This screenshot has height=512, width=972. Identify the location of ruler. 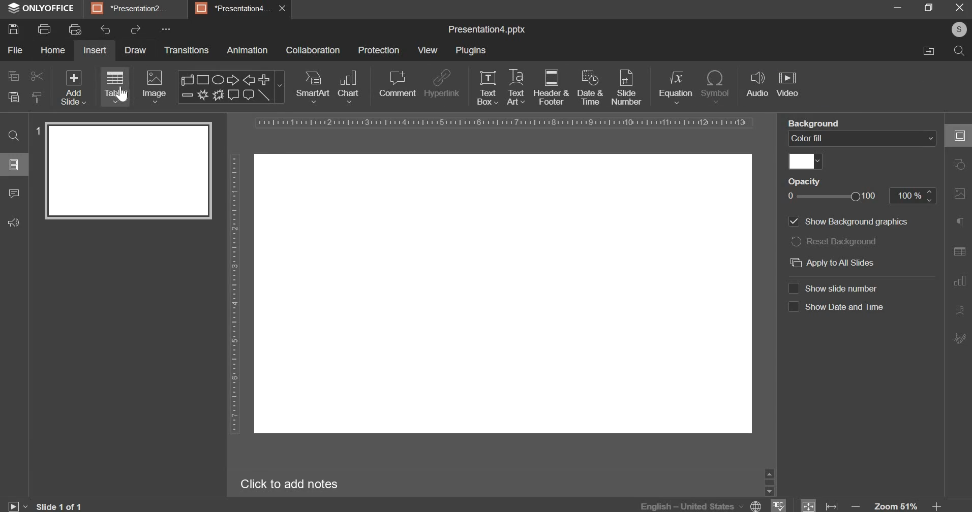
(234, 296).